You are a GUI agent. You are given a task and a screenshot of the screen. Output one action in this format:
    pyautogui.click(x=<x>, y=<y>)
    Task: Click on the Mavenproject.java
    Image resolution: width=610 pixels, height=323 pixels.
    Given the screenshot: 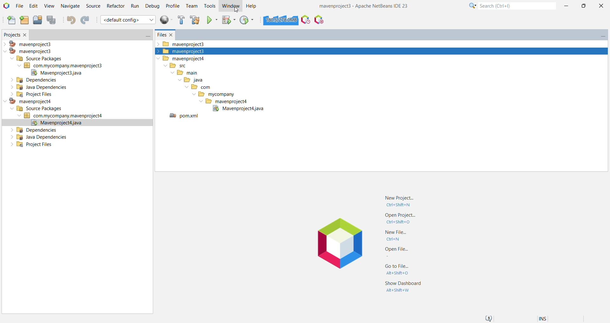 What is the action you would take?
    pyautogui.click(x=57, y=73)
    